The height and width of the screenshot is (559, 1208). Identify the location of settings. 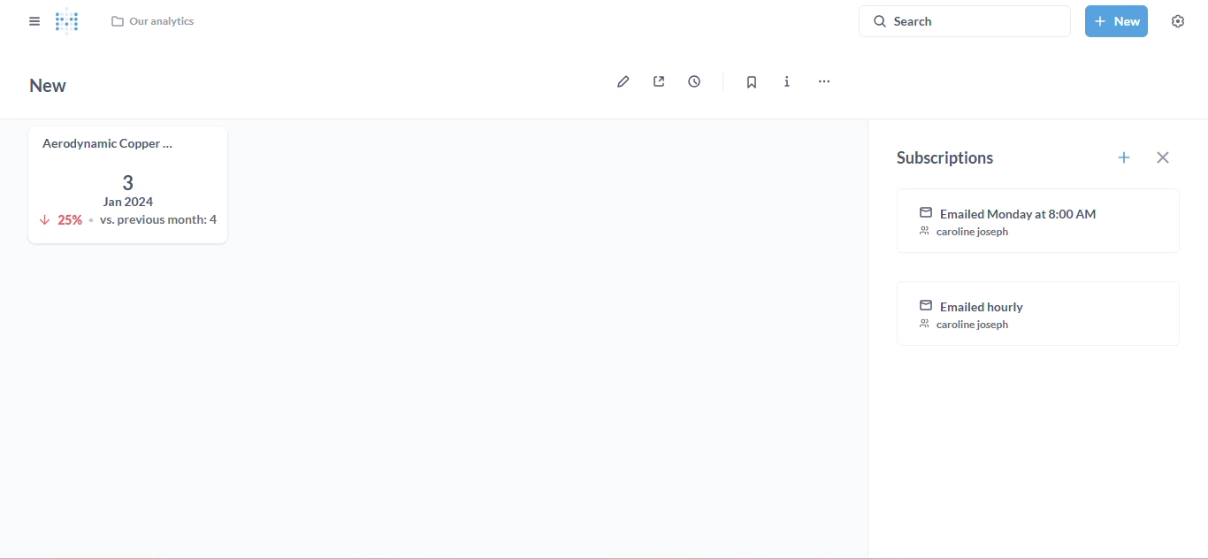
(1178, 21).